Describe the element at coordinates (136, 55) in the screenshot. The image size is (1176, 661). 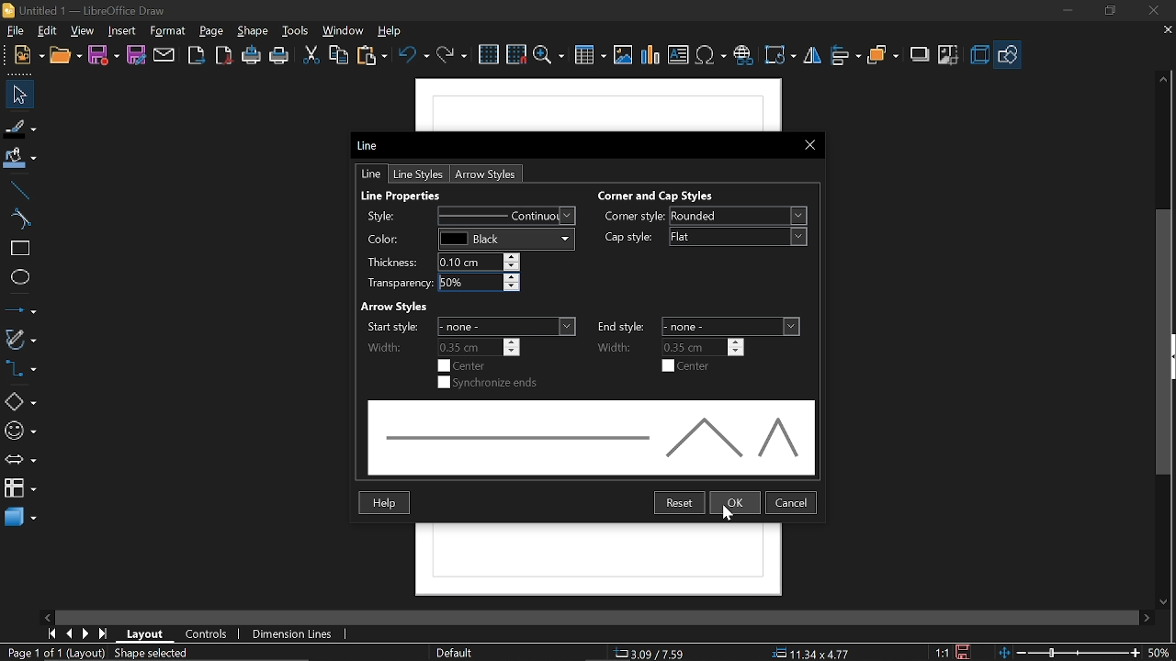
I see `save as` at that location.